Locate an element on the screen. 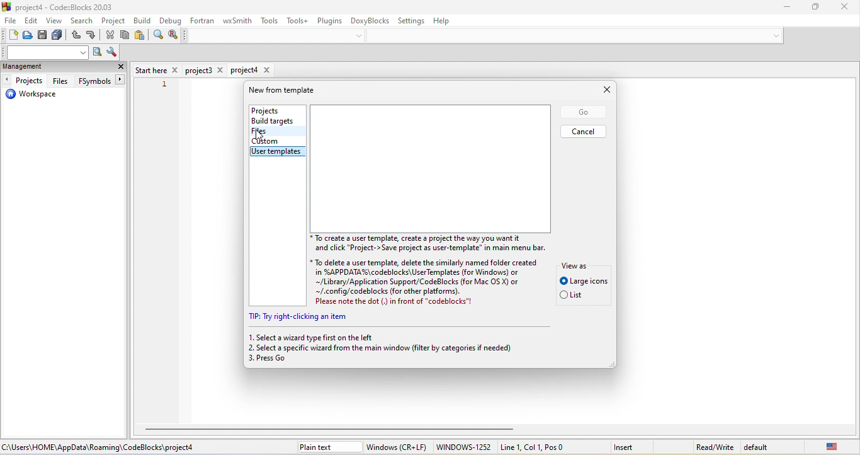 This screenshot has width=860, height=455. plain text is located at coordinates (328, 447).